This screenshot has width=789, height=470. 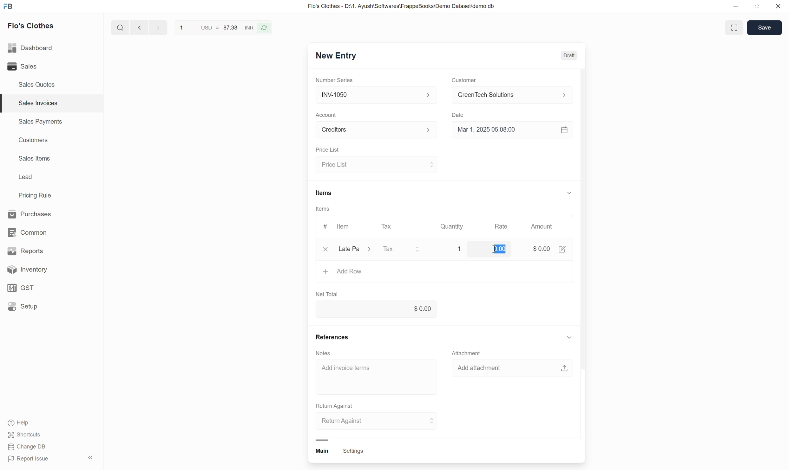 What do you see at coordinates (32, 141) in the screenshot?
I see `Customers` at bounding box center [32, 141].